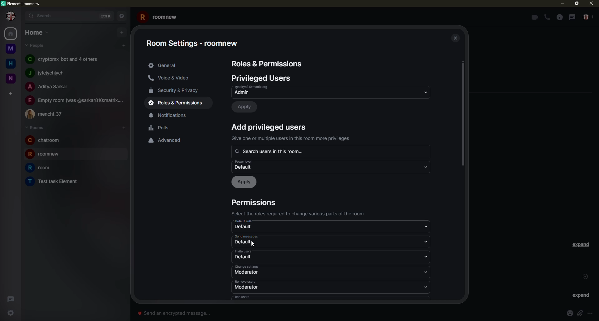 This screenshot has height=321, width=599. I want to click on priviledge, so click(292, 138).